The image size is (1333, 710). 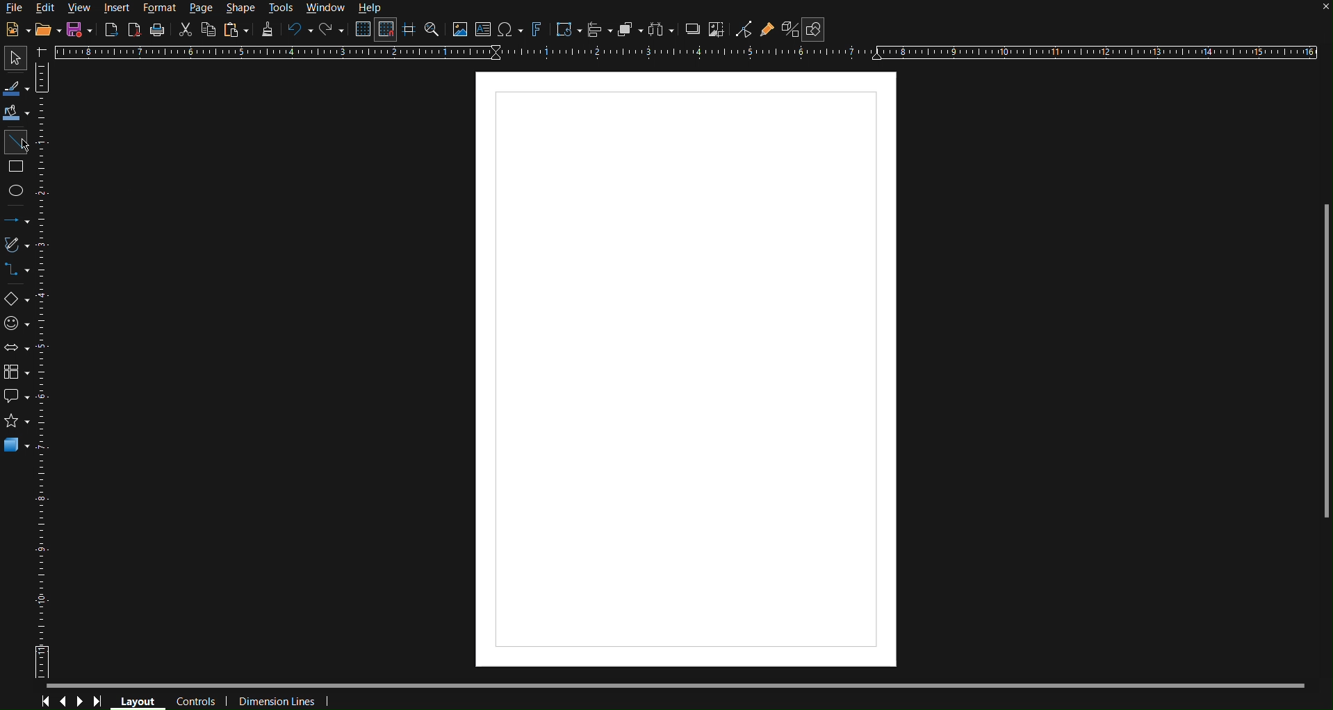 What do you see at coordinates (267, 31) in the screenshot?
I see `Formatting` at bounding box center [267, 31].